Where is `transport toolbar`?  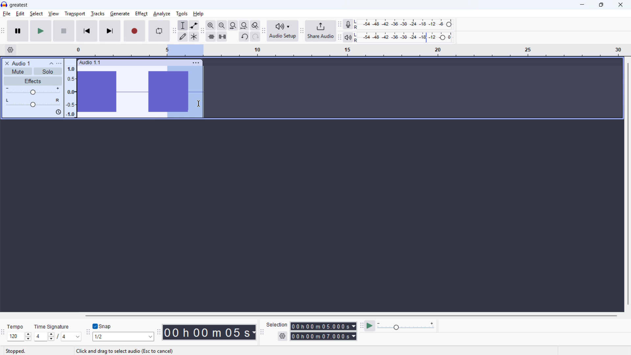 transport toolbar is located at coordinates (3, 32).